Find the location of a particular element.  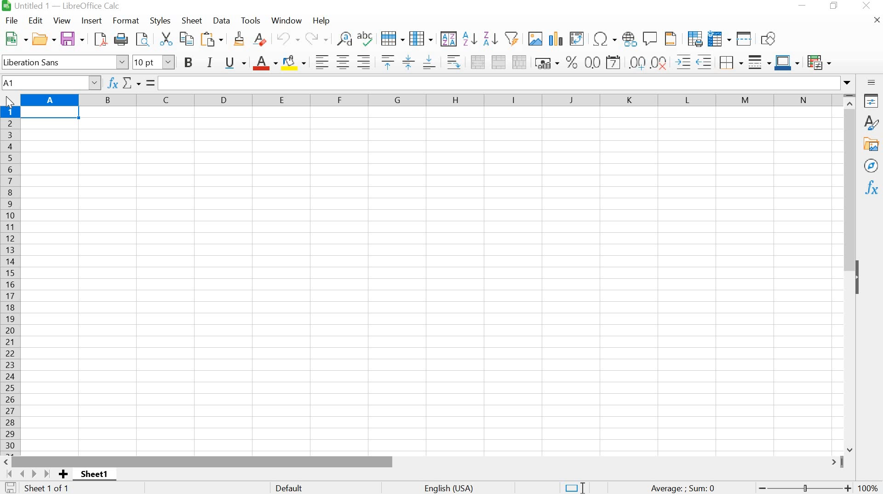

Insert chart is located at coordinates (555, 39).